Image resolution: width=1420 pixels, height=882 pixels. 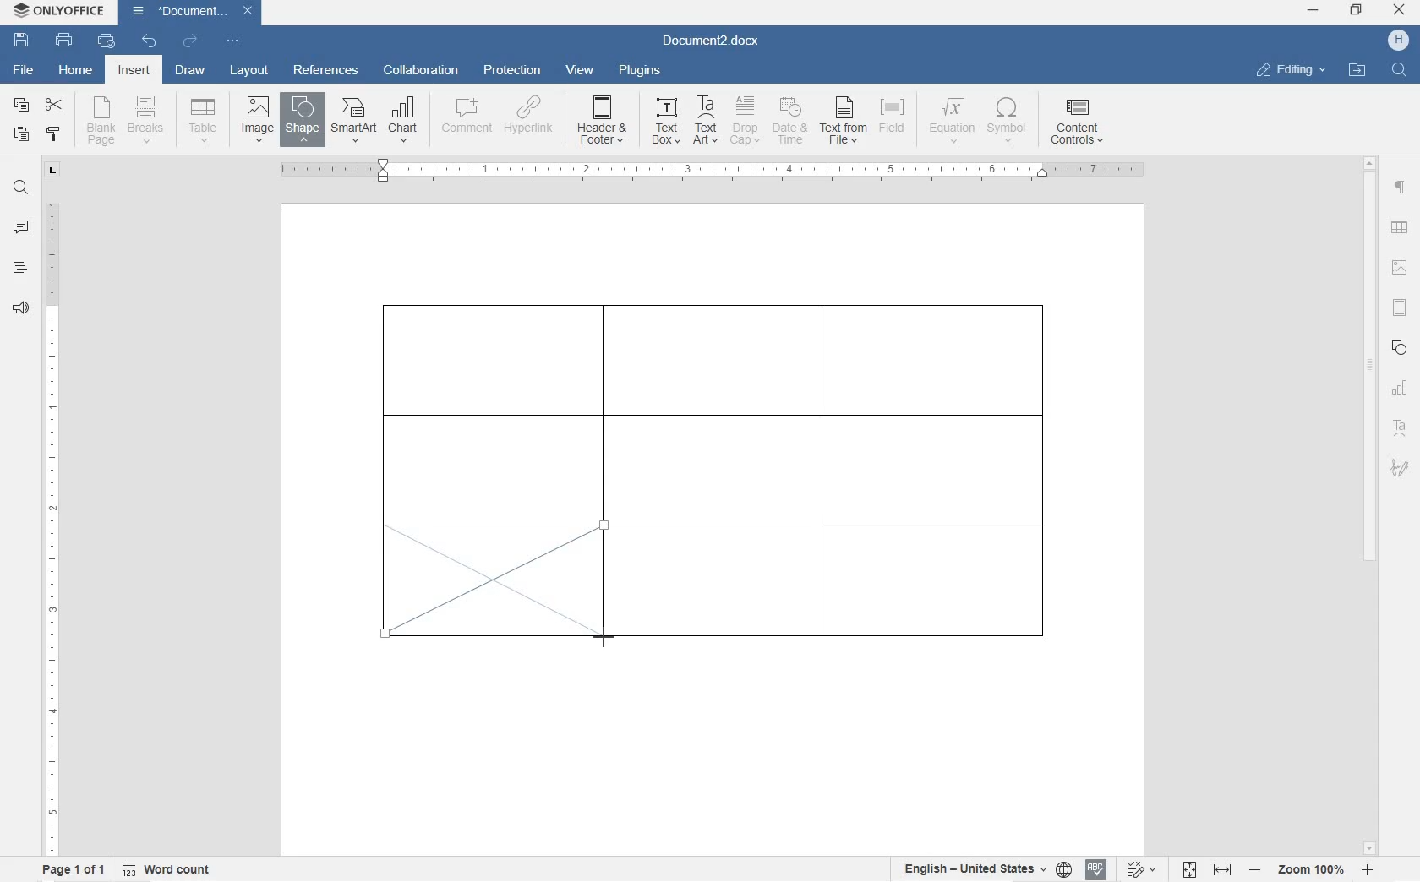 What do you see at coordinates (1370, 504) in the screenshot?
I see `scrollbar` at bounding box center [1370, 504].